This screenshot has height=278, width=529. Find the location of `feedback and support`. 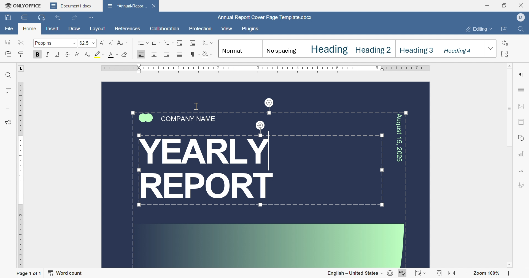

feedback and support is located at coordinates (10, 122).